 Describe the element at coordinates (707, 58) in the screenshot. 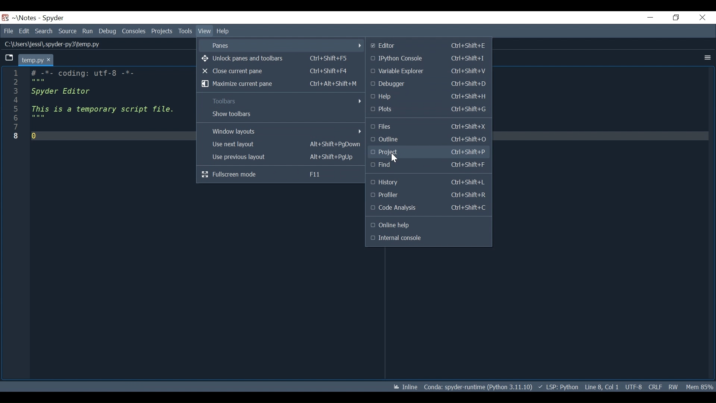

I see `More Options` at that location.